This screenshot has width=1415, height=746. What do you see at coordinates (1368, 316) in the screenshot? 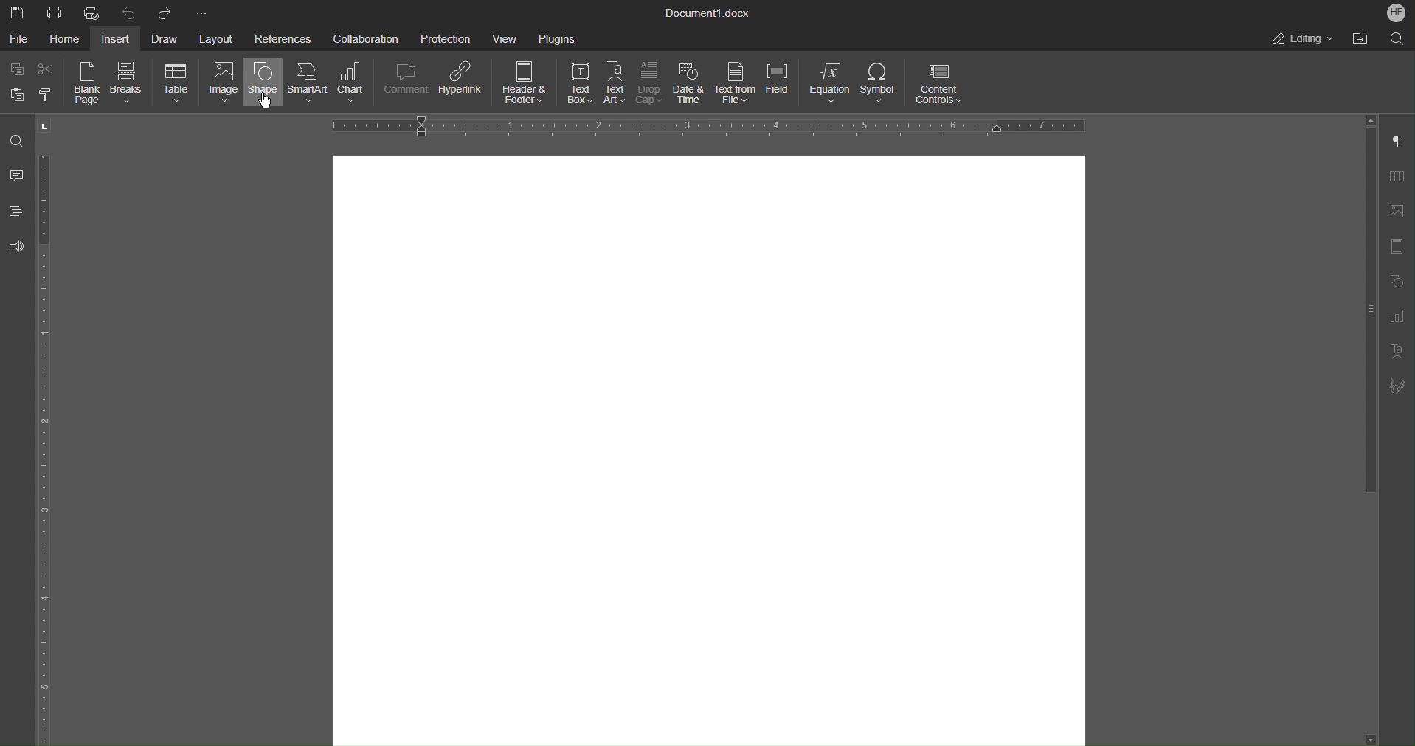
I see `Vertical scroll bar` at bounding box center [1368, 316].